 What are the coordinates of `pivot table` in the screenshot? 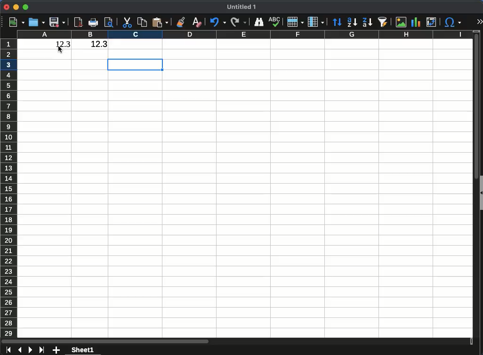 It's located at (431, 23).